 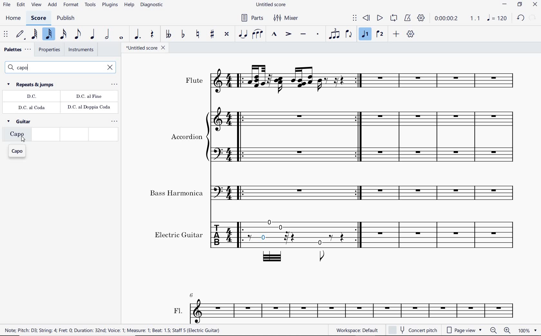 What do you see at coordinates (114, 85) in the screenshot?
I see `palette properties` at bounding box center [114, 85].